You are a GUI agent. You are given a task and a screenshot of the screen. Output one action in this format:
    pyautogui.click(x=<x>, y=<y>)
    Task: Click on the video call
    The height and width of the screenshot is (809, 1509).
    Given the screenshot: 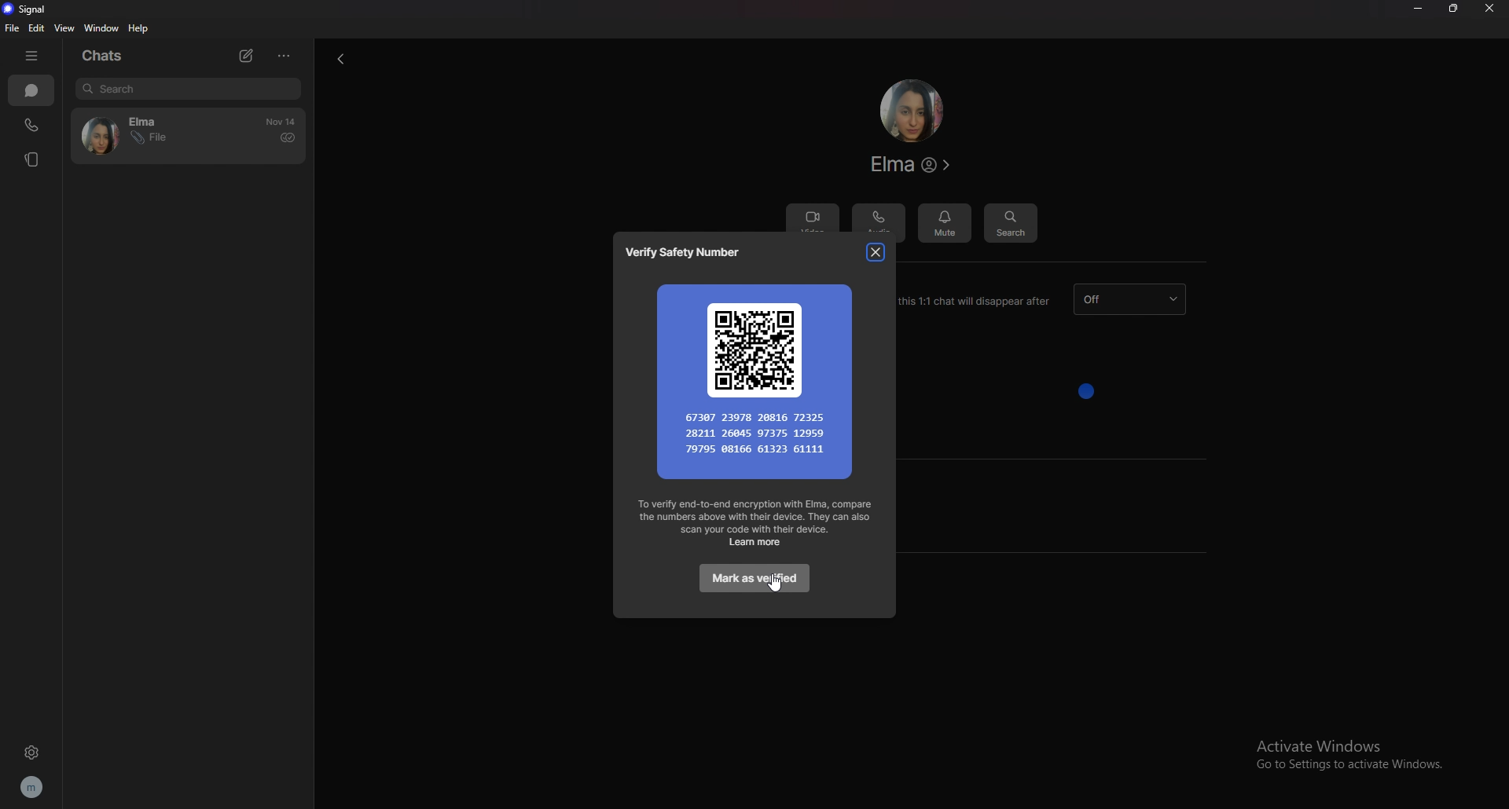 What is the action you would take?
    pyautogui.click(x=812, y=214)
    